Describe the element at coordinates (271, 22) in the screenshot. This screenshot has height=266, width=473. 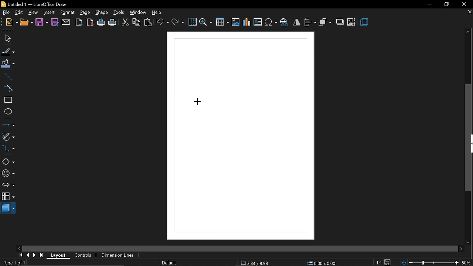
I see `insert symbol` at that location.